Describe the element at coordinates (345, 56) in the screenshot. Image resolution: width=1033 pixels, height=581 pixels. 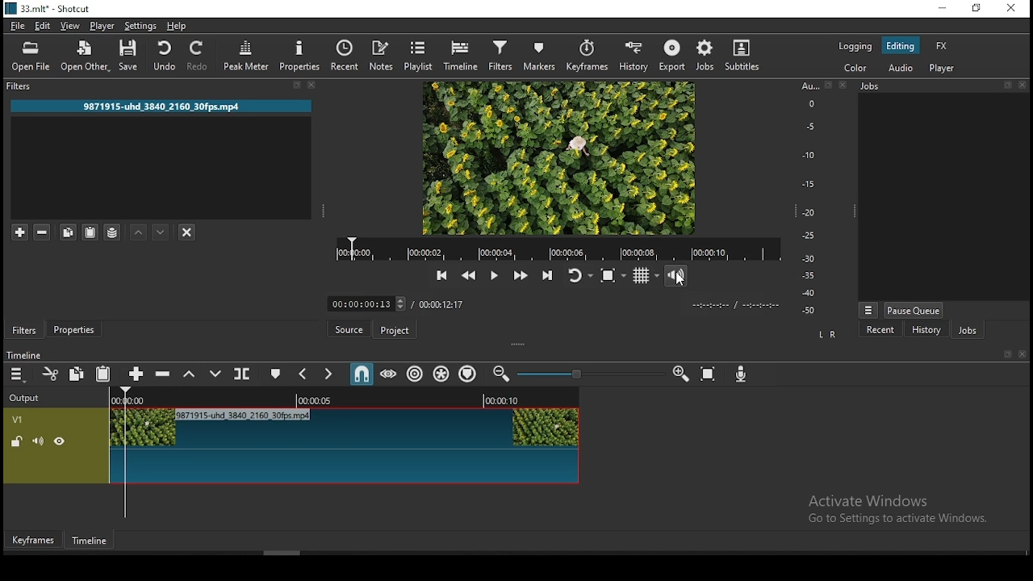
I see `split at playhead` at that location.